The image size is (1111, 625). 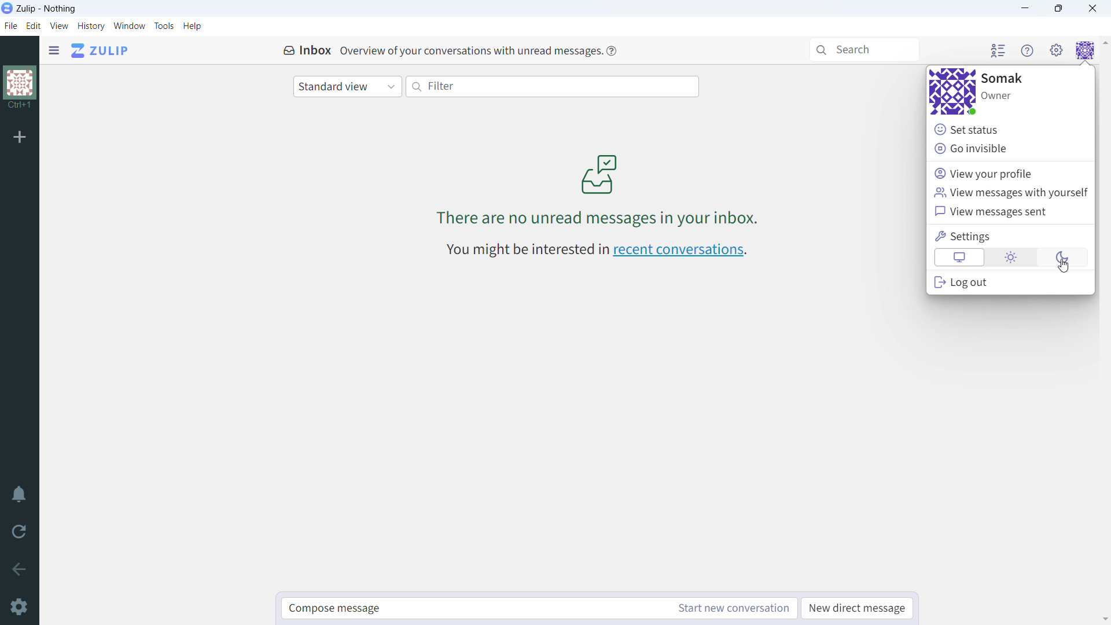 What do you see at coordinates (92, 26) in the screenshot?
I see `history` at bounding box center [92, 26].